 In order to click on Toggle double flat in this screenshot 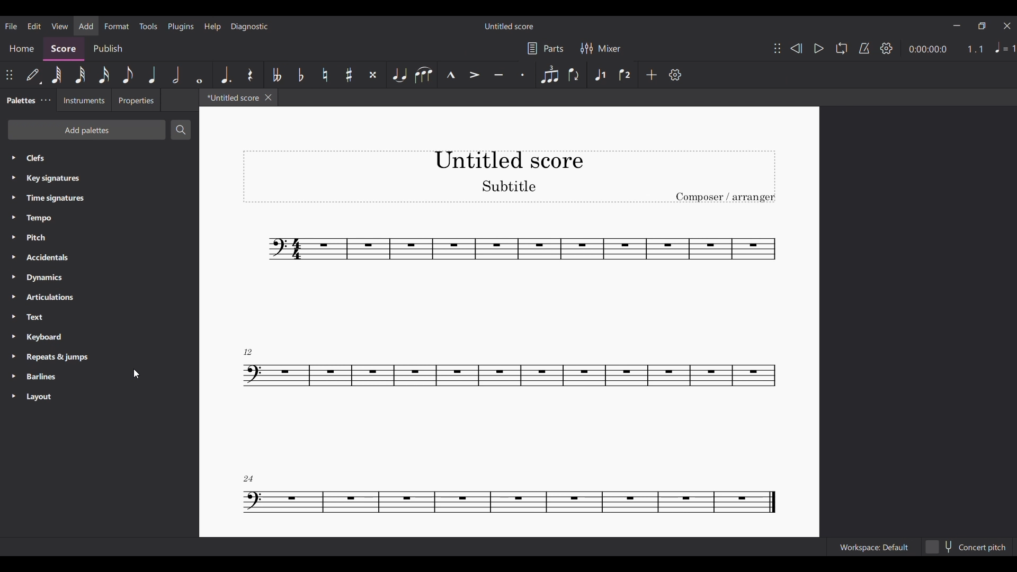, I will do `click(451, 75)`.